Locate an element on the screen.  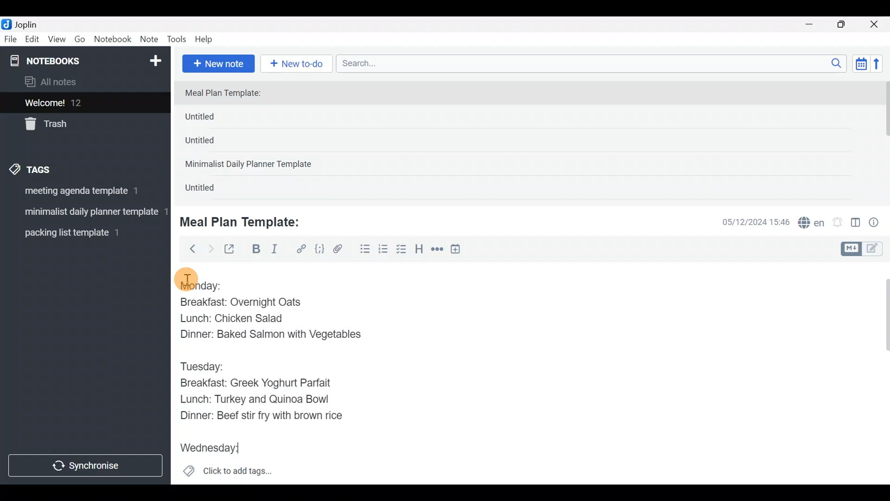
scroll bar is located at coordinates (884, 140).